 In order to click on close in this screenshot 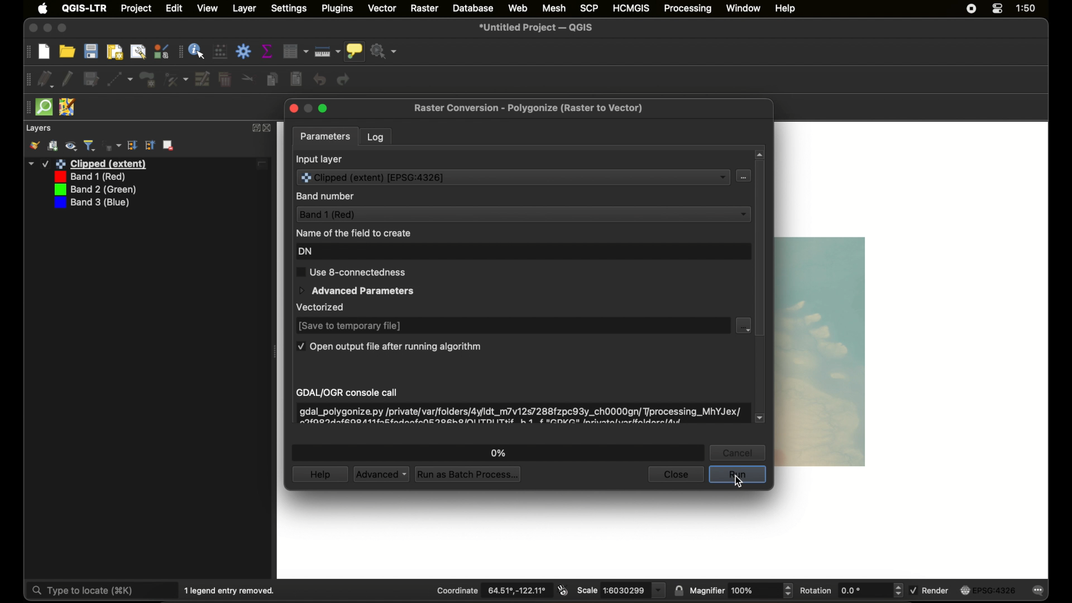, I will do `click(269, 128)`.